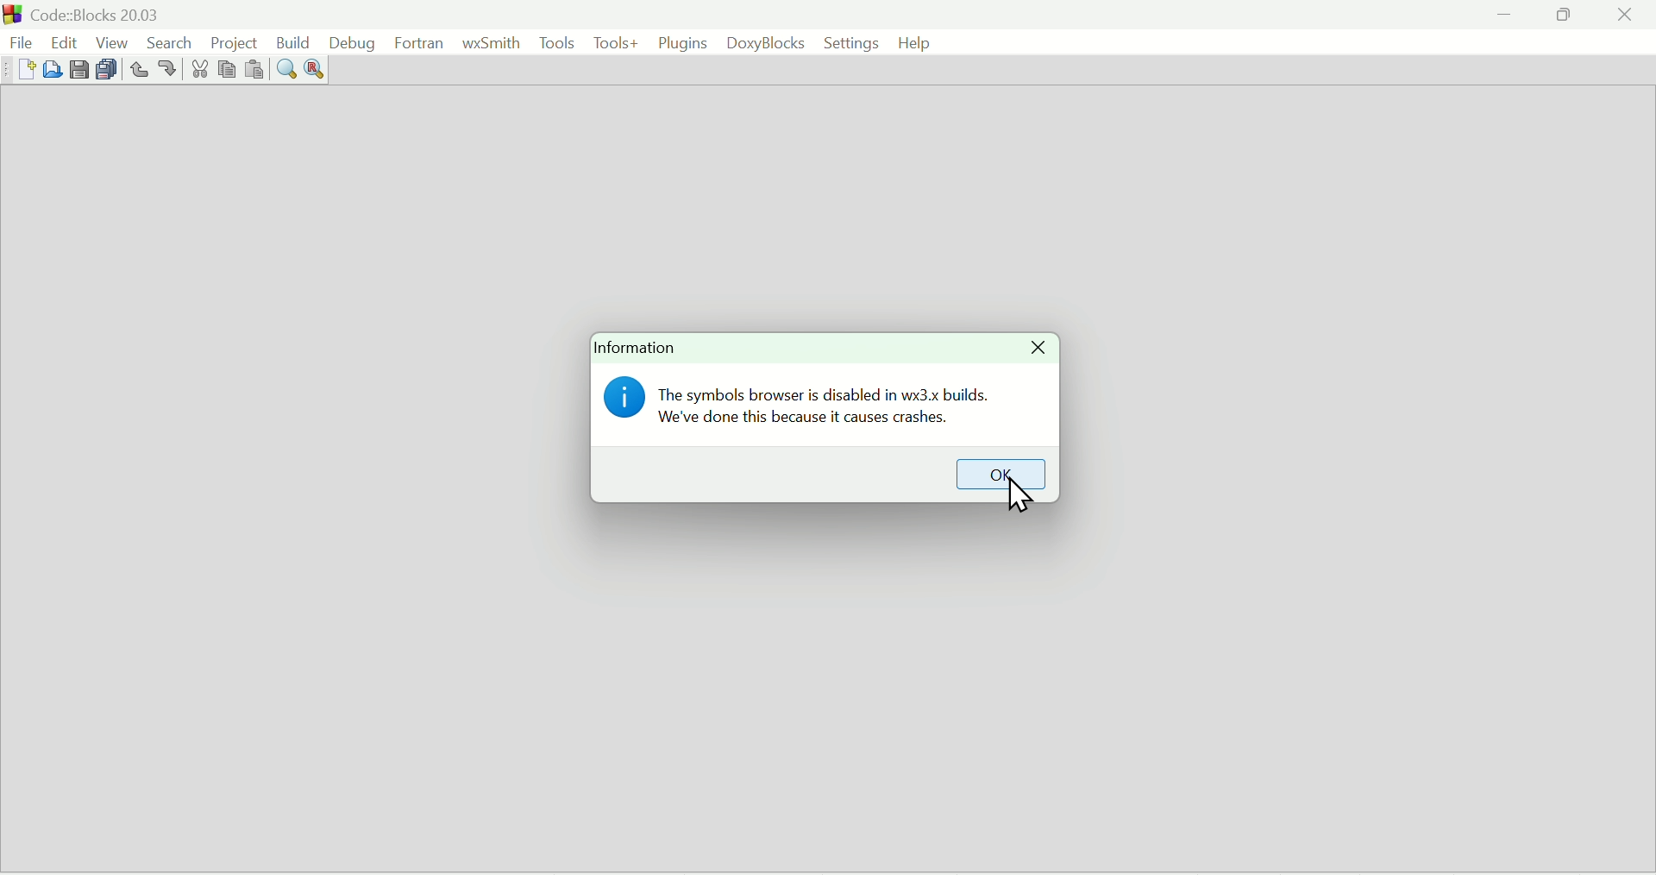 Image resolution: width=1656 pixels, height=875 pixels. What do you see at coordinates (252, 71) in the screenshot?
I see `Paste` at bounding box center [252, 71].